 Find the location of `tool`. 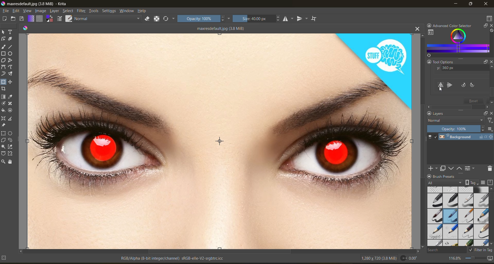

tool is located at coordinates (11, 162).